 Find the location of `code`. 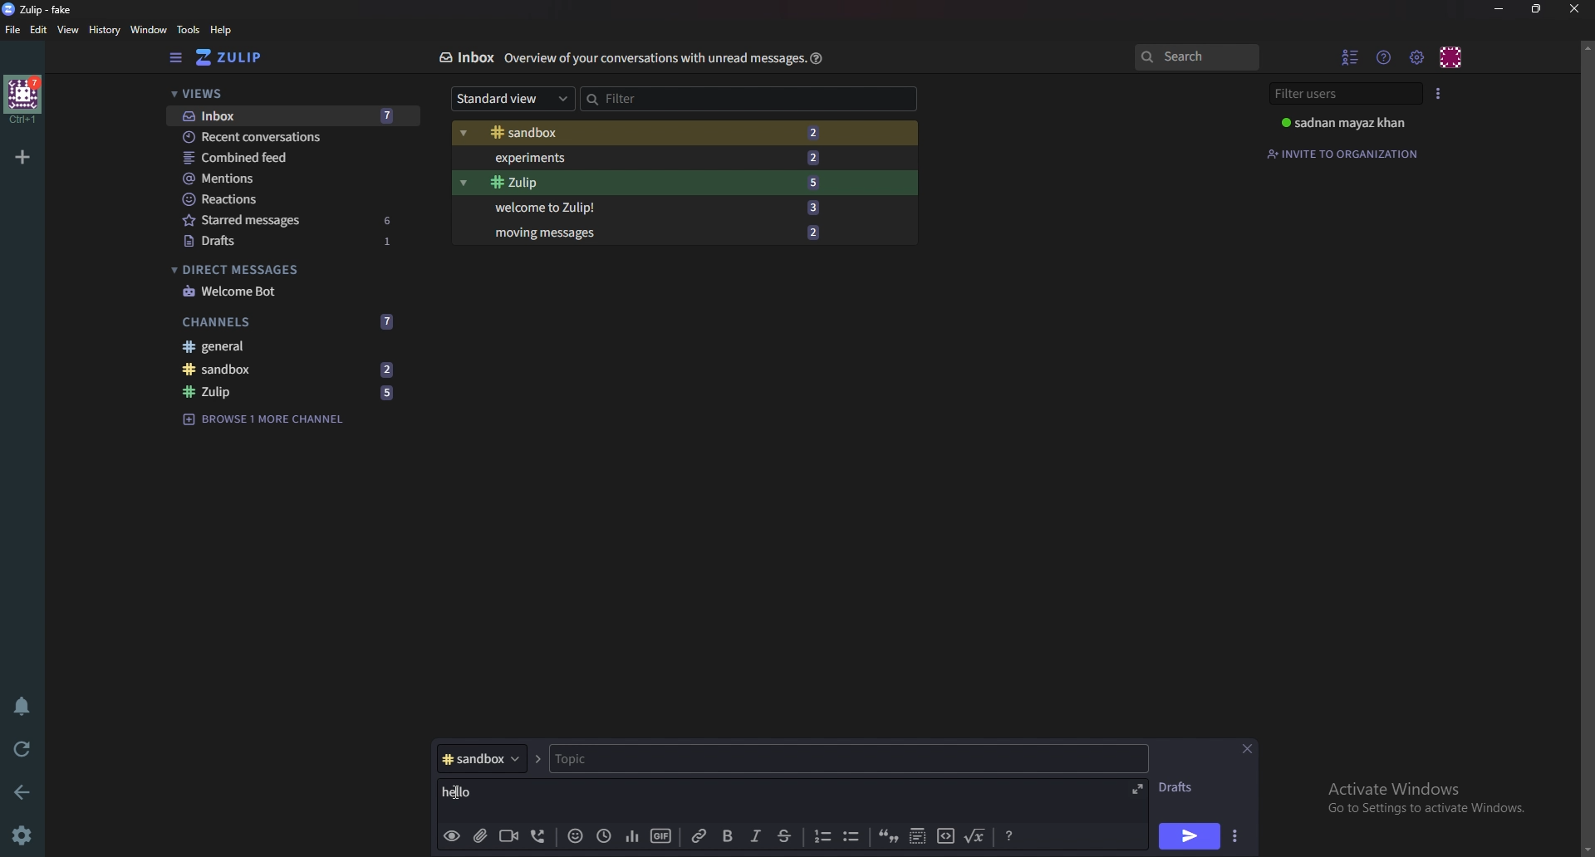

code is located at coordinates (945, 837).